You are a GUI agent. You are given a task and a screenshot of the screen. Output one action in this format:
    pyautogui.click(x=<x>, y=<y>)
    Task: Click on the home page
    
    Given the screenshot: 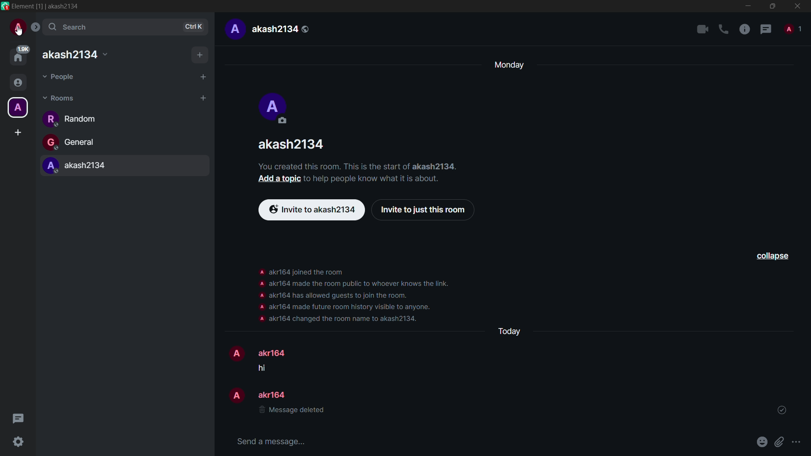 What is the action you would take?
    pyautogui.click(x=19, y=55)
    